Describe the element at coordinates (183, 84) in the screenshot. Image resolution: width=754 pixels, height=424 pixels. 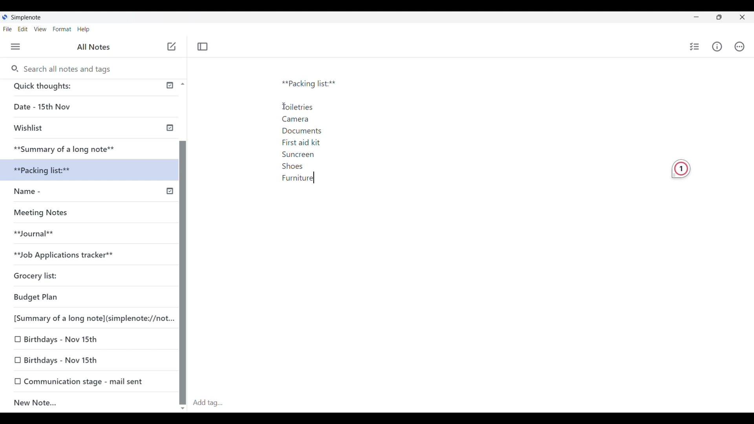
I see `Quick slide to top` at that location.